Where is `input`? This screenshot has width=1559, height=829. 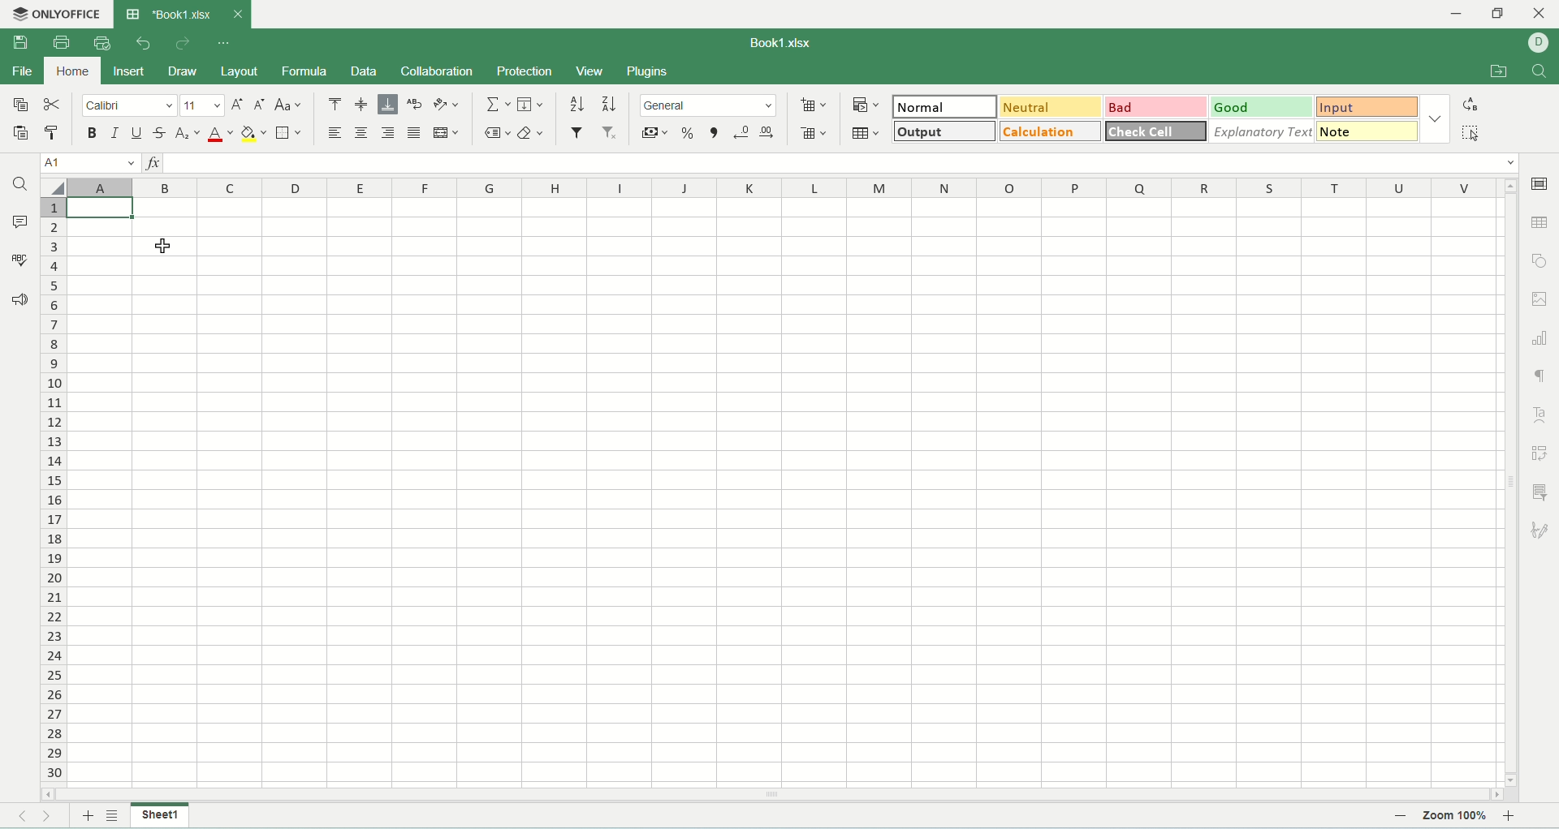 input is located at coordinates (1371, 106).